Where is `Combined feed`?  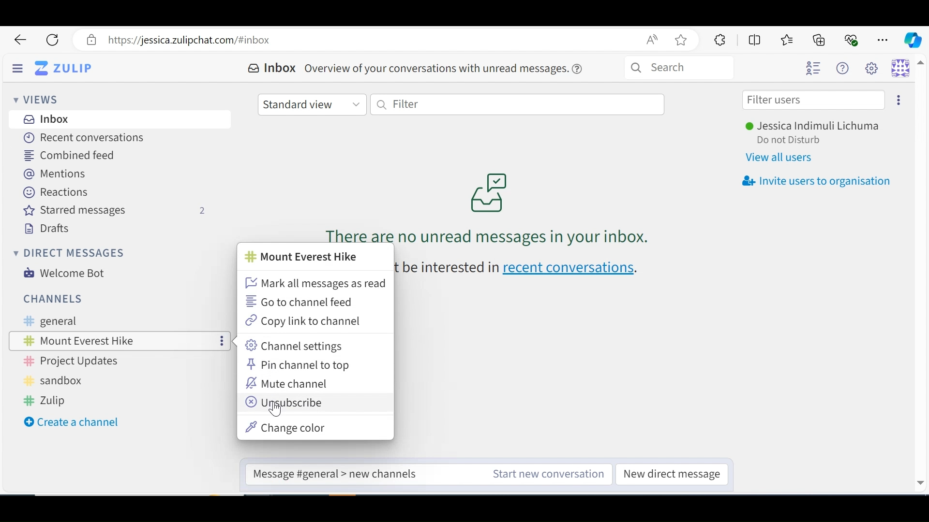 Combined feed is located at coordinates (73, 156).